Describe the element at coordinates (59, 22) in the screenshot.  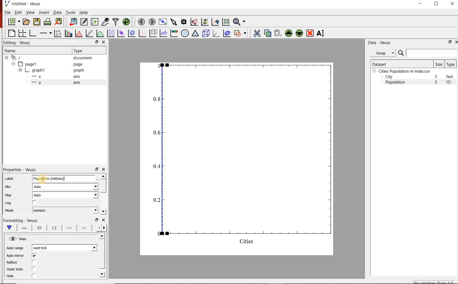
I see `export to graphics format` at that location.